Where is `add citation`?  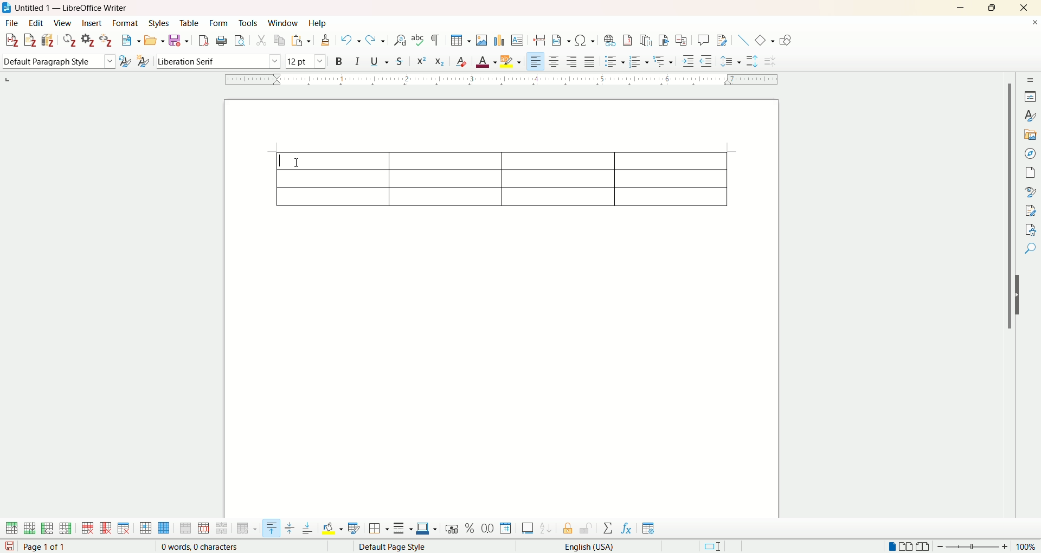
add citation is located at coordinates (11, 41).